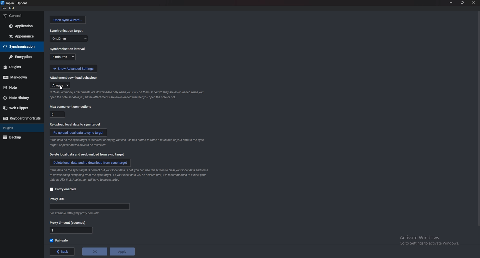 The width and height of the screenshot is (480, 258). I want to click on path url, so click(89, 207).